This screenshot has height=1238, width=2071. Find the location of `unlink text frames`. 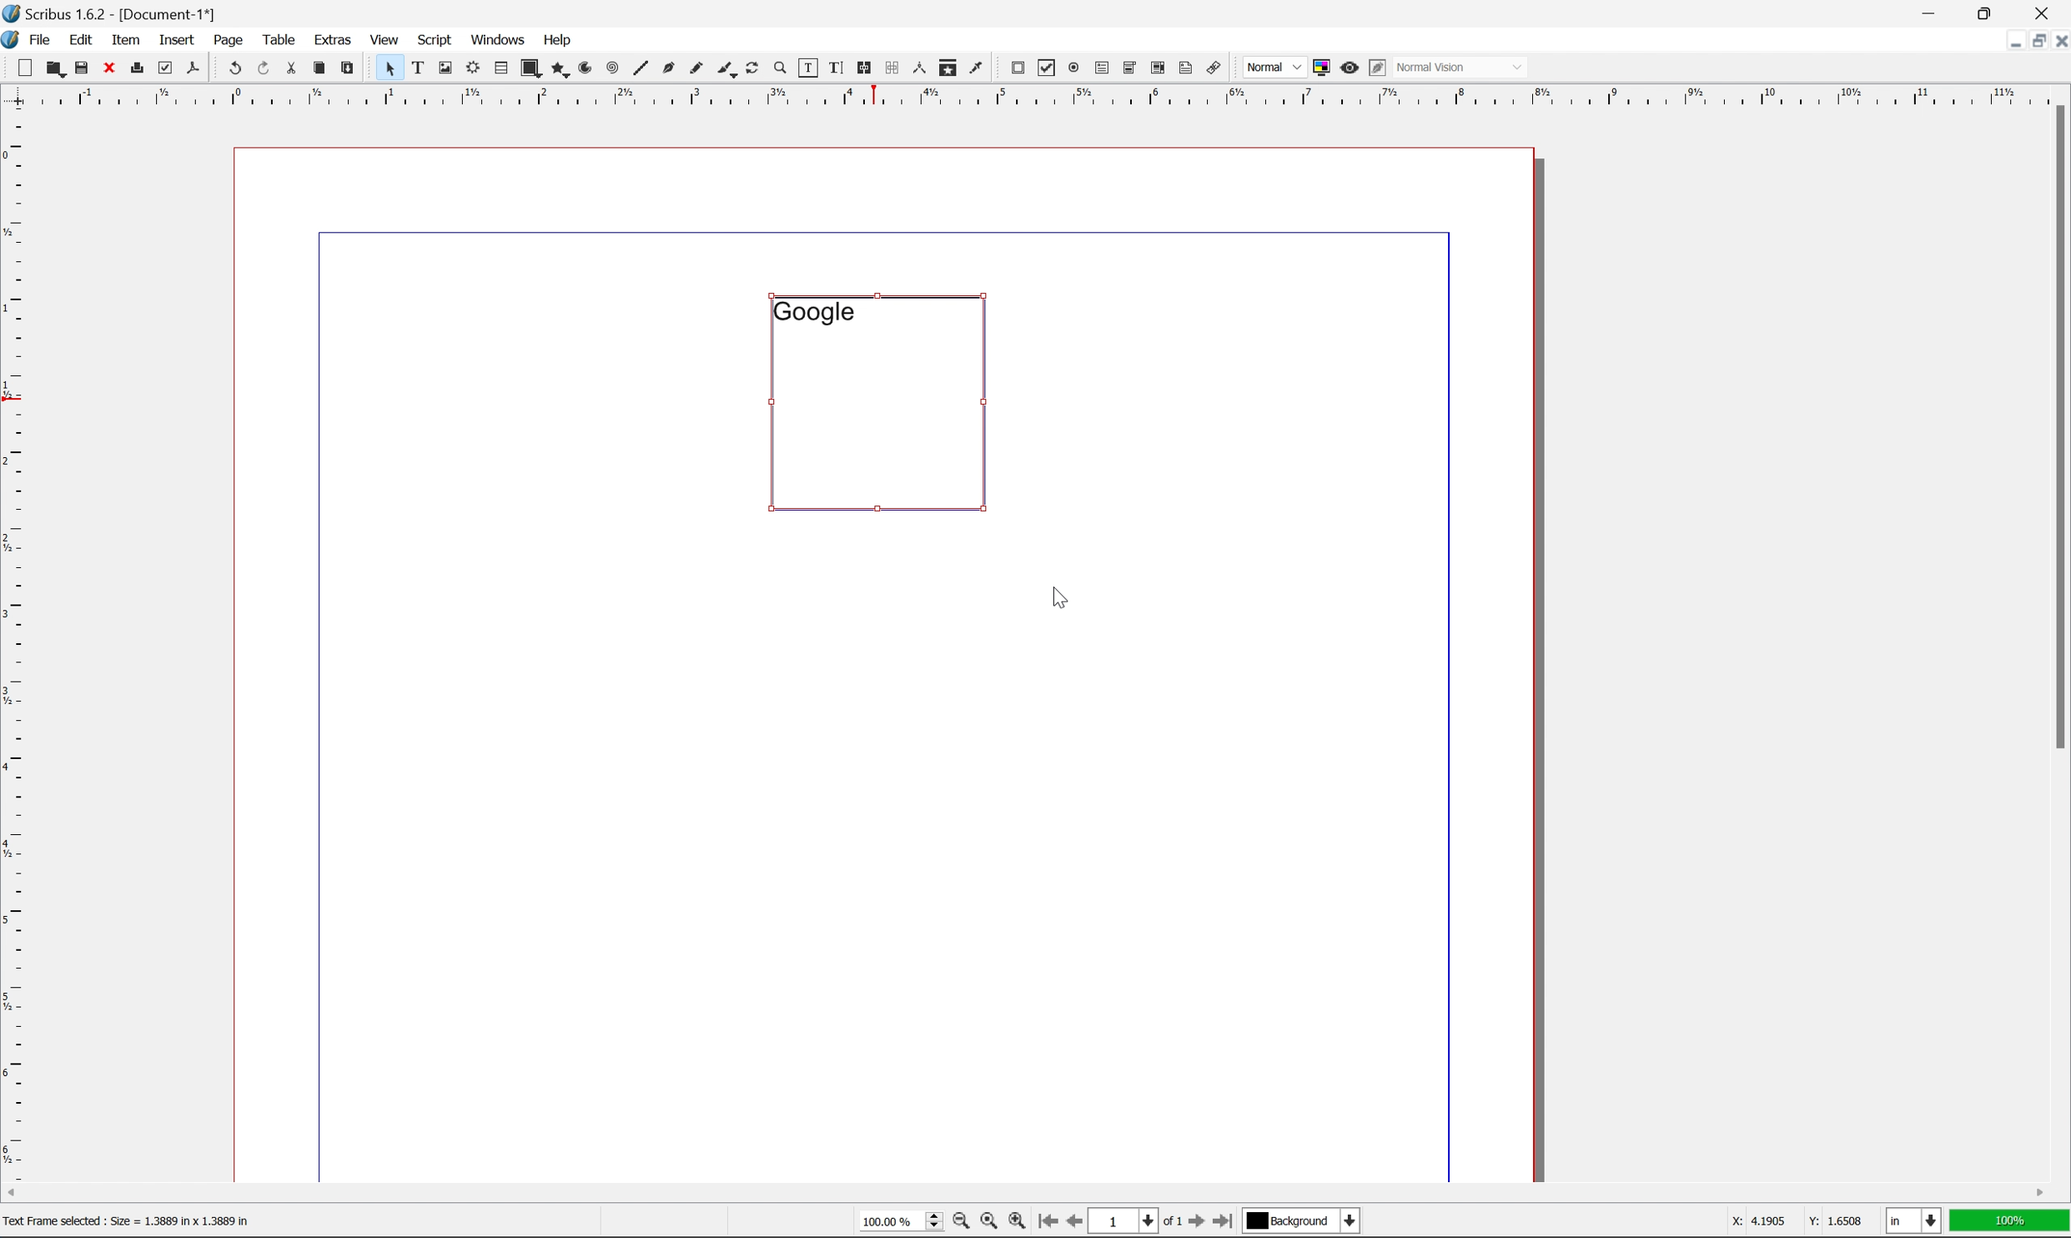

unlink text frames is located at coordinates (889, 68).